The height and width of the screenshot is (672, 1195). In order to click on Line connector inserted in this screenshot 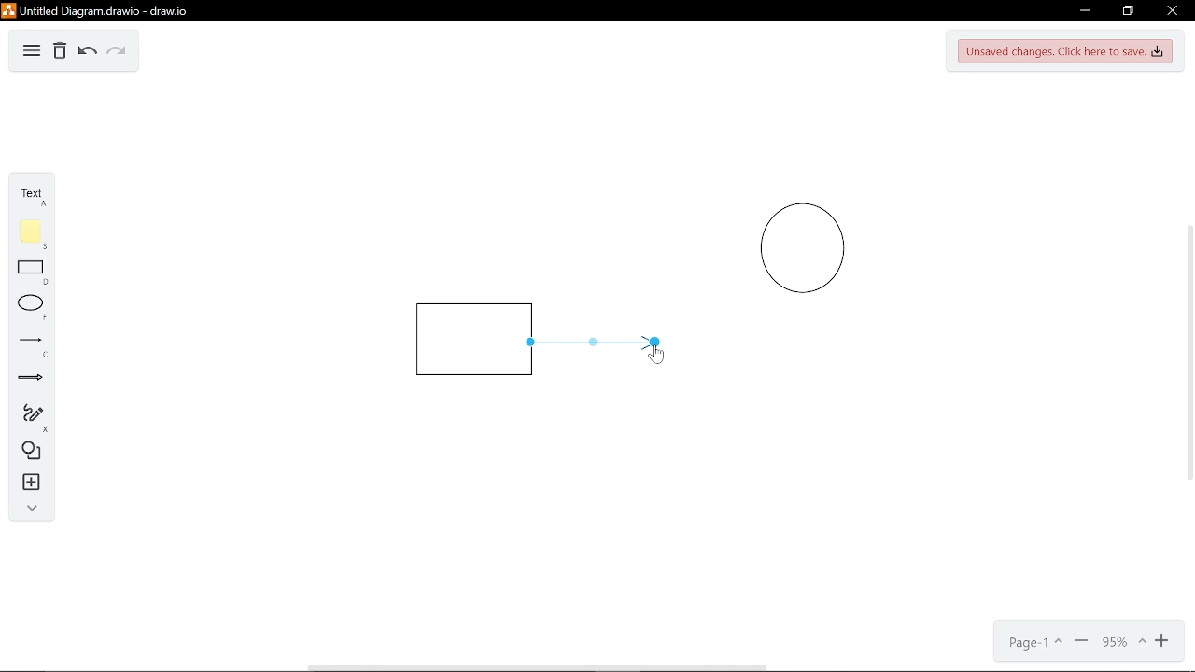, I will do `click(591, 339)`.